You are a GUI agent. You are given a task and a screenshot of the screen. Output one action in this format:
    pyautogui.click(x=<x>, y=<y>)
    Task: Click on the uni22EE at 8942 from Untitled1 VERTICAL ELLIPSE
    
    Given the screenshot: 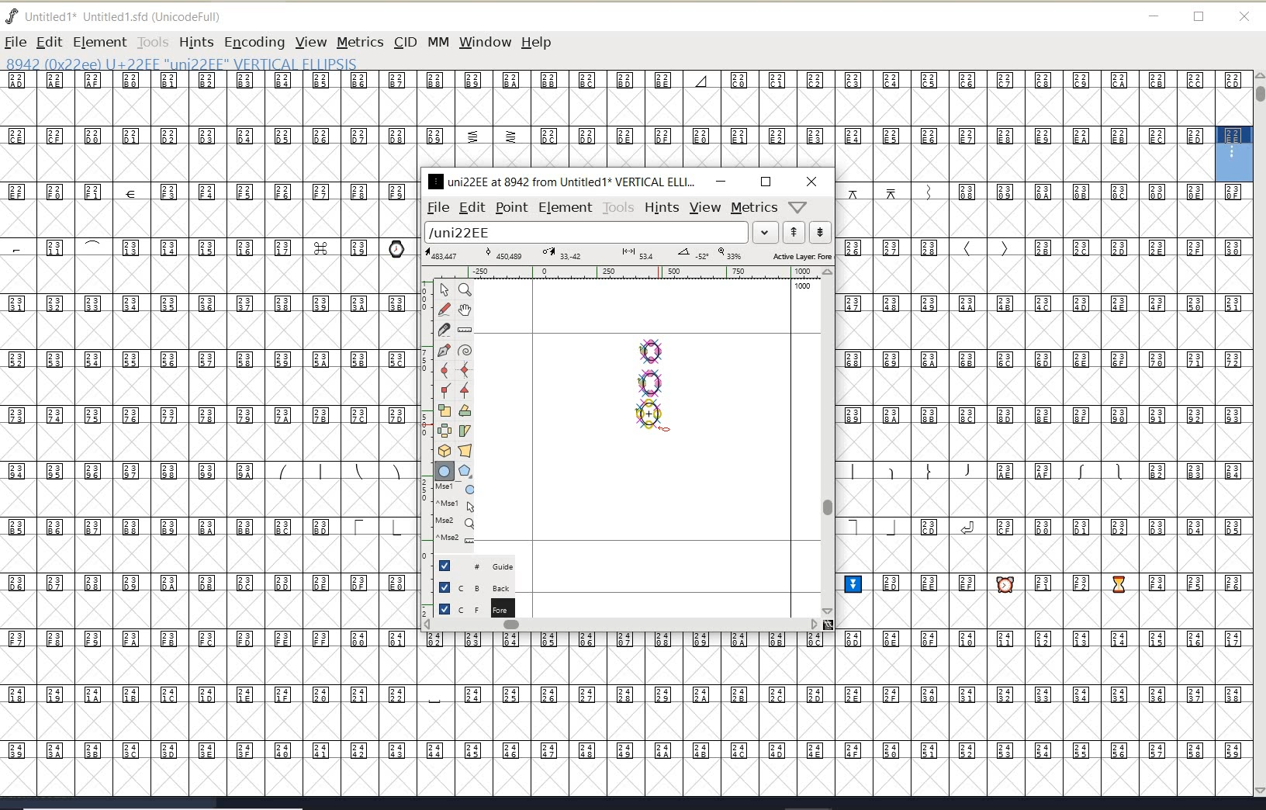 What is the action you would take?
    pyautogui.click(x=562, y=181)
    